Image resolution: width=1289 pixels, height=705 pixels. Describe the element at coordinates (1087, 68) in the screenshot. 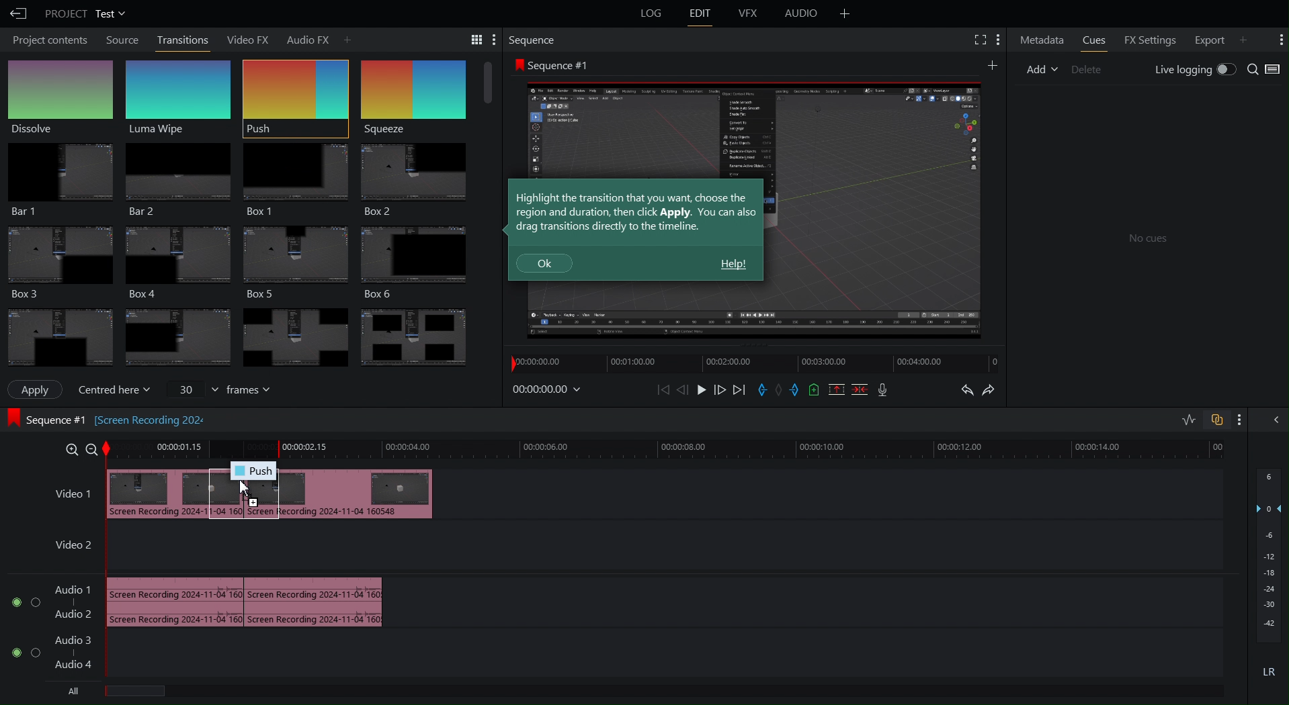

I see `Delete` at that location.